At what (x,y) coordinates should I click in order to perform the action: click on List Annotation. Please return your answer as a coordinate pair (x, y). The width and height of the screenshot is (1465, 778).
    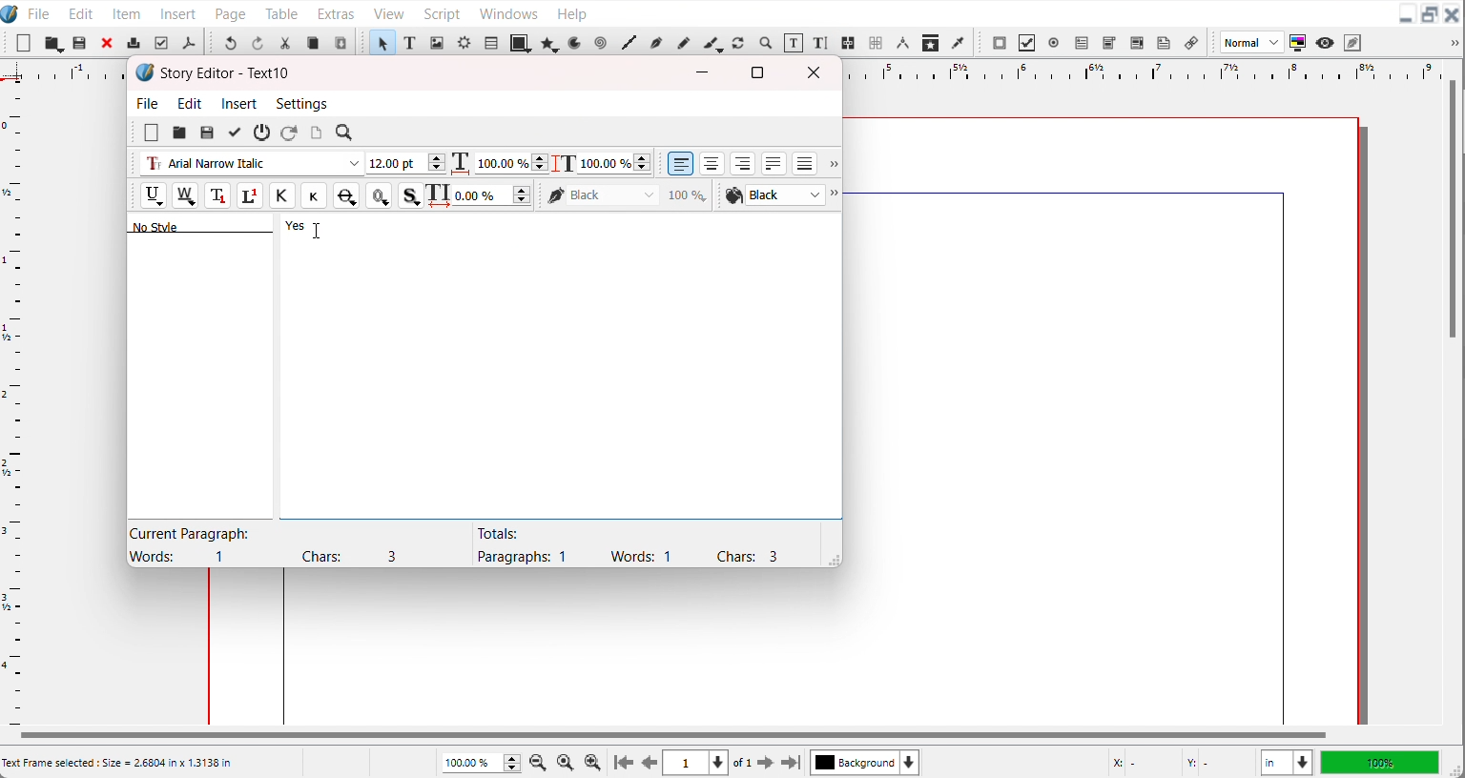
    Looking at the image, I should click on (1190, 42).